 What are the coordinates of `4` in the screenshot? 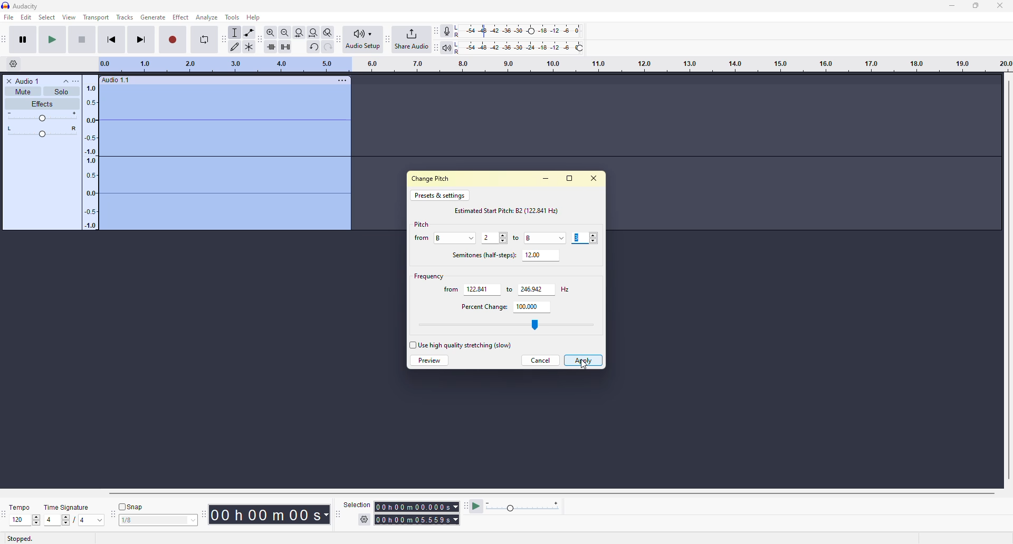 It's located at (82, 521).